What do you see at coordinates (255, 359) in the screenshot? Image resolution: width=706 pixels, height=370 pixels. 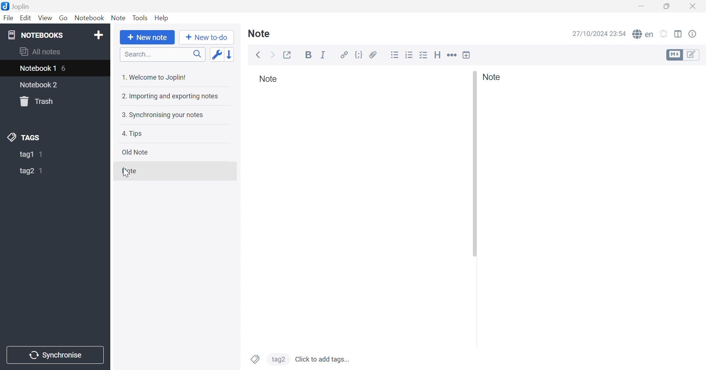 I see `Tags` at bounding box center [255, 359].